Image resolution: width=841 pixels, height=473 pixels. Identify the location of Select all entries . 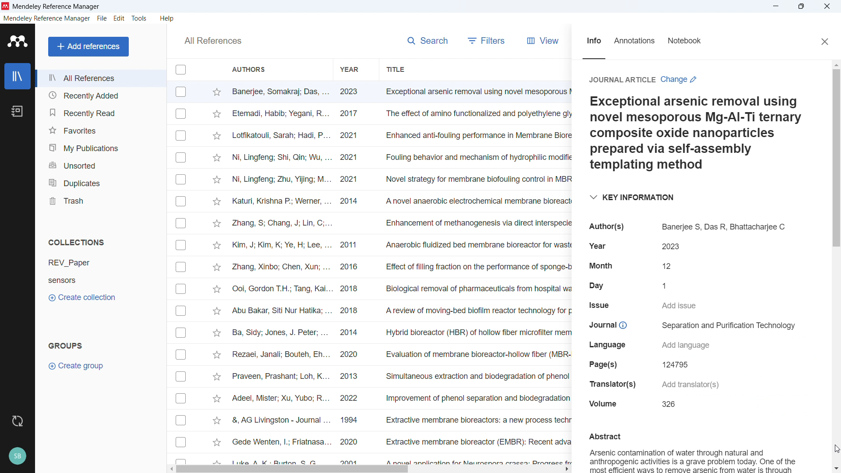
(181, 70).